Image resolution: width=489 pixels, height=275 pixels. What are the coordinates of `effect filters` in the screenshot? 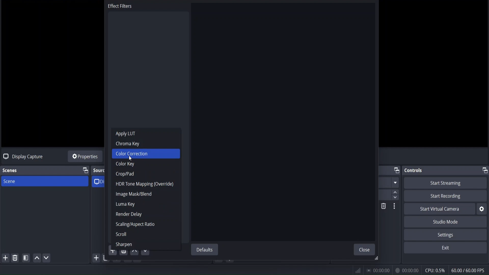 It's located at (120, 7).